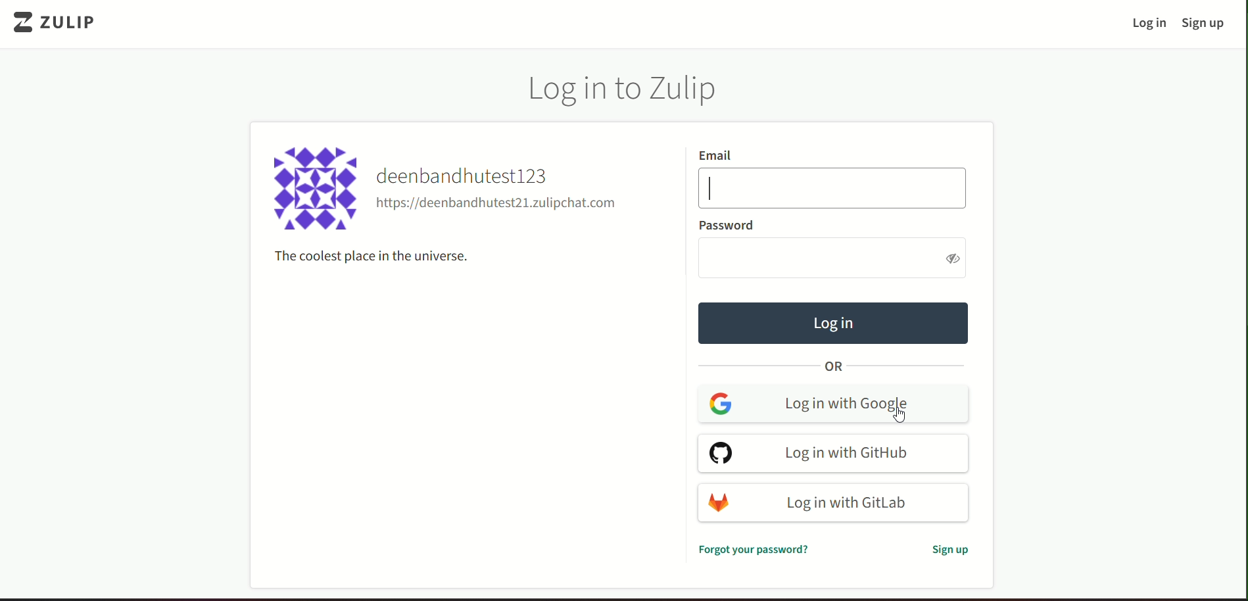 The height and width of the screenshot is (601, 1248). I want to click on email, so click(717, 154).